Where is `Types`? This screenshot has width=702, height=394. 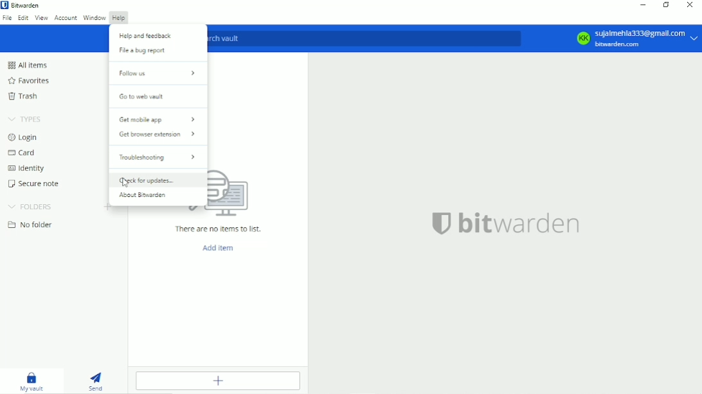 Types is located at coordinates (23, 118).